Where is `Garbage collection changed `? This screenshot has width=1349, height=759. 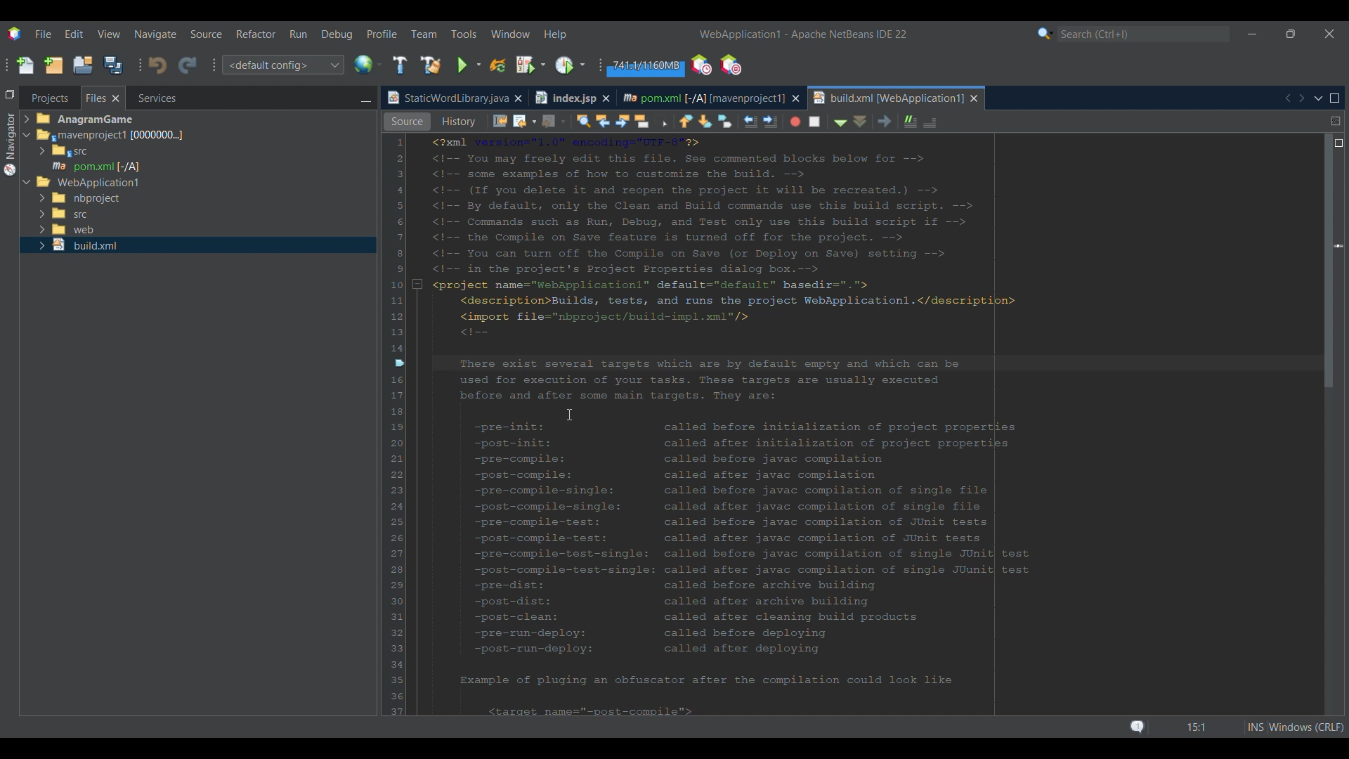
Garbage collection changed  is located at coordinates (646, 67).